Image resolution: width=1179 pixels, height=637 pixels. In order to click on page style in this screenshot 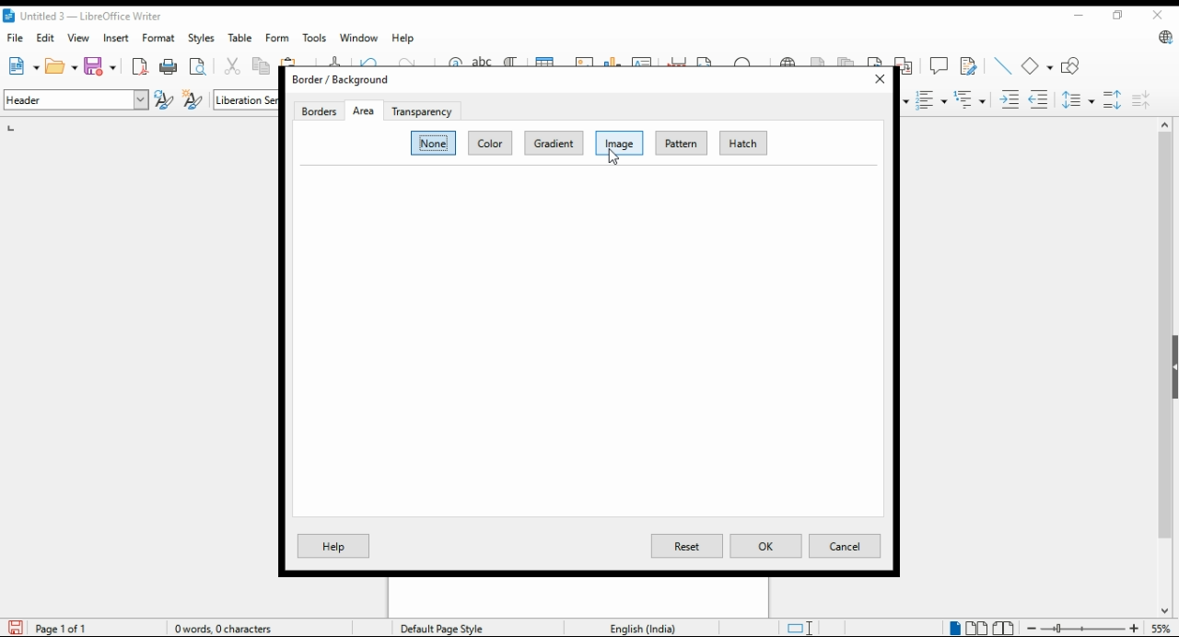, I will do `click(446, 628)`.